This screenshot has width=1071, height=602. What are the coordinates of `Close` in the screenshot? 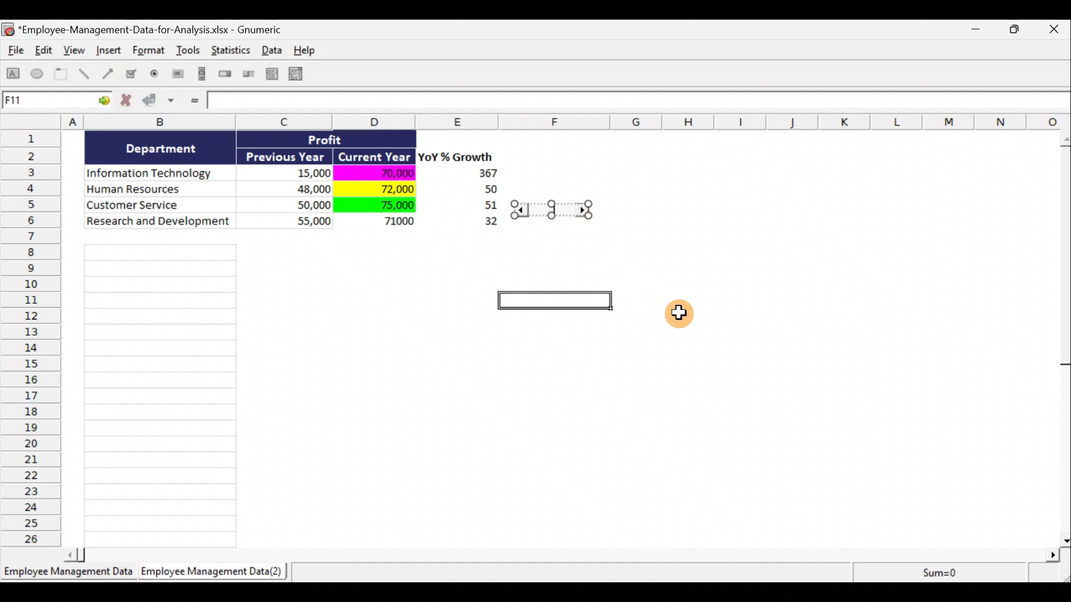 It's located at (1056, 30).